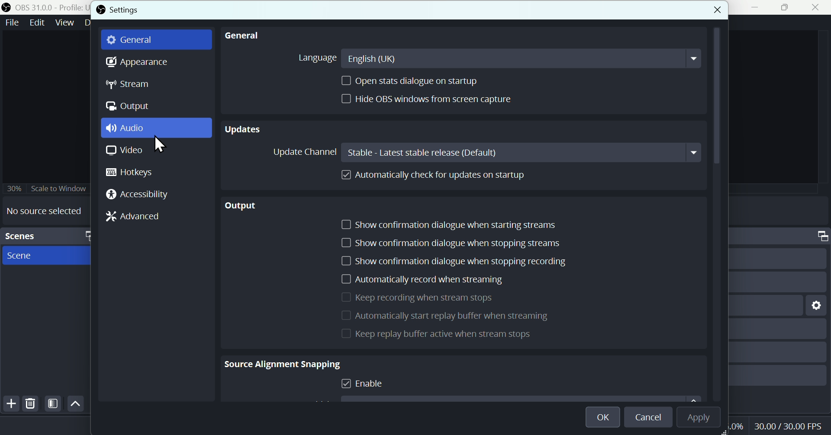 The height and width of the screenshot is (435, 831). Describe the element at coordinates (377, 387) in the screenshot. I see `Enable` at that location.